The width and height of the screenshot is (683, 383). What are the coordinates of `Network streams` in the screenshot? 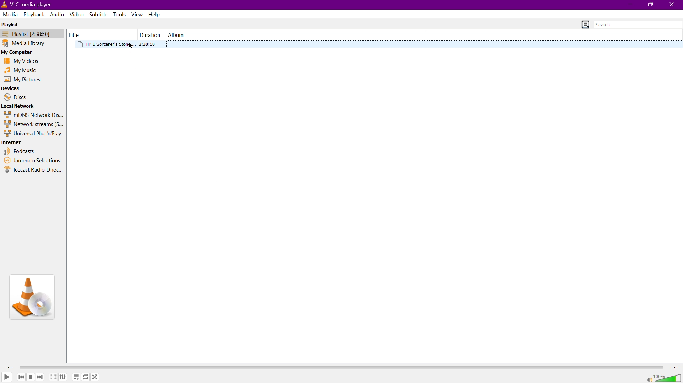 It's located at (32, 124).